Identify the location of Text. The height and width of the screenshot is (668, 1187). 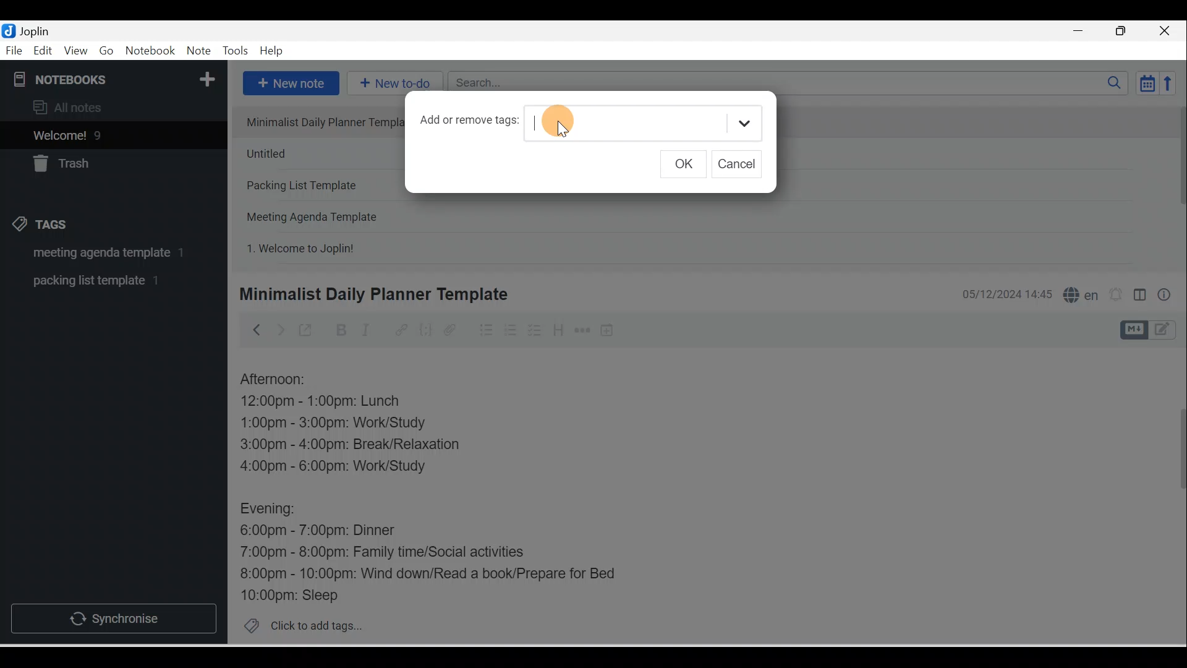
(650, 121).